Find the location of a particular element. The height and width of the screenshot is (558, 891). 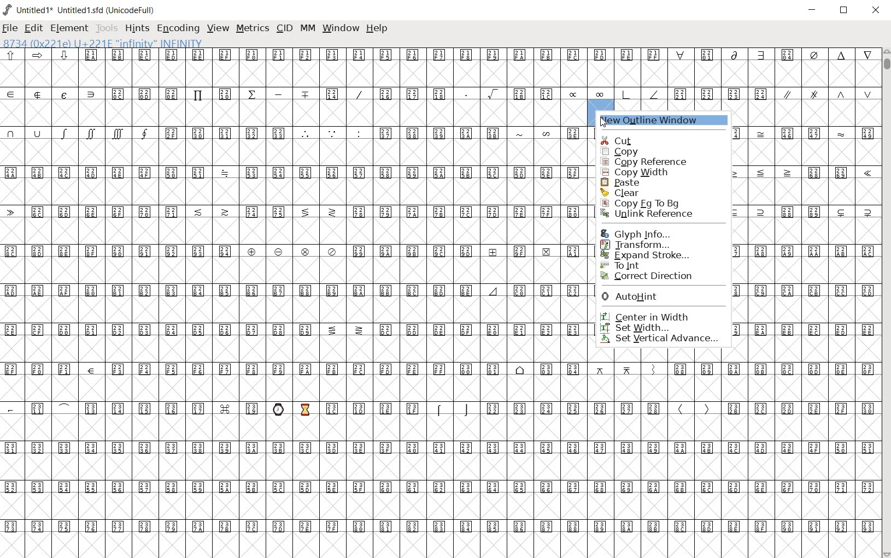

Unlink Reference is located at coordinates (659, 215).